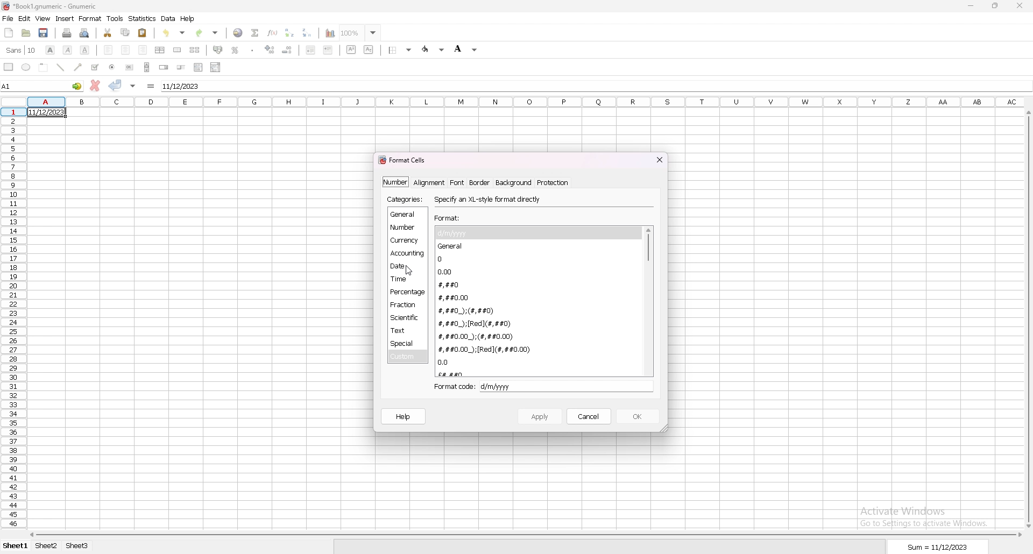  I want to click on function, so click(273, 33).